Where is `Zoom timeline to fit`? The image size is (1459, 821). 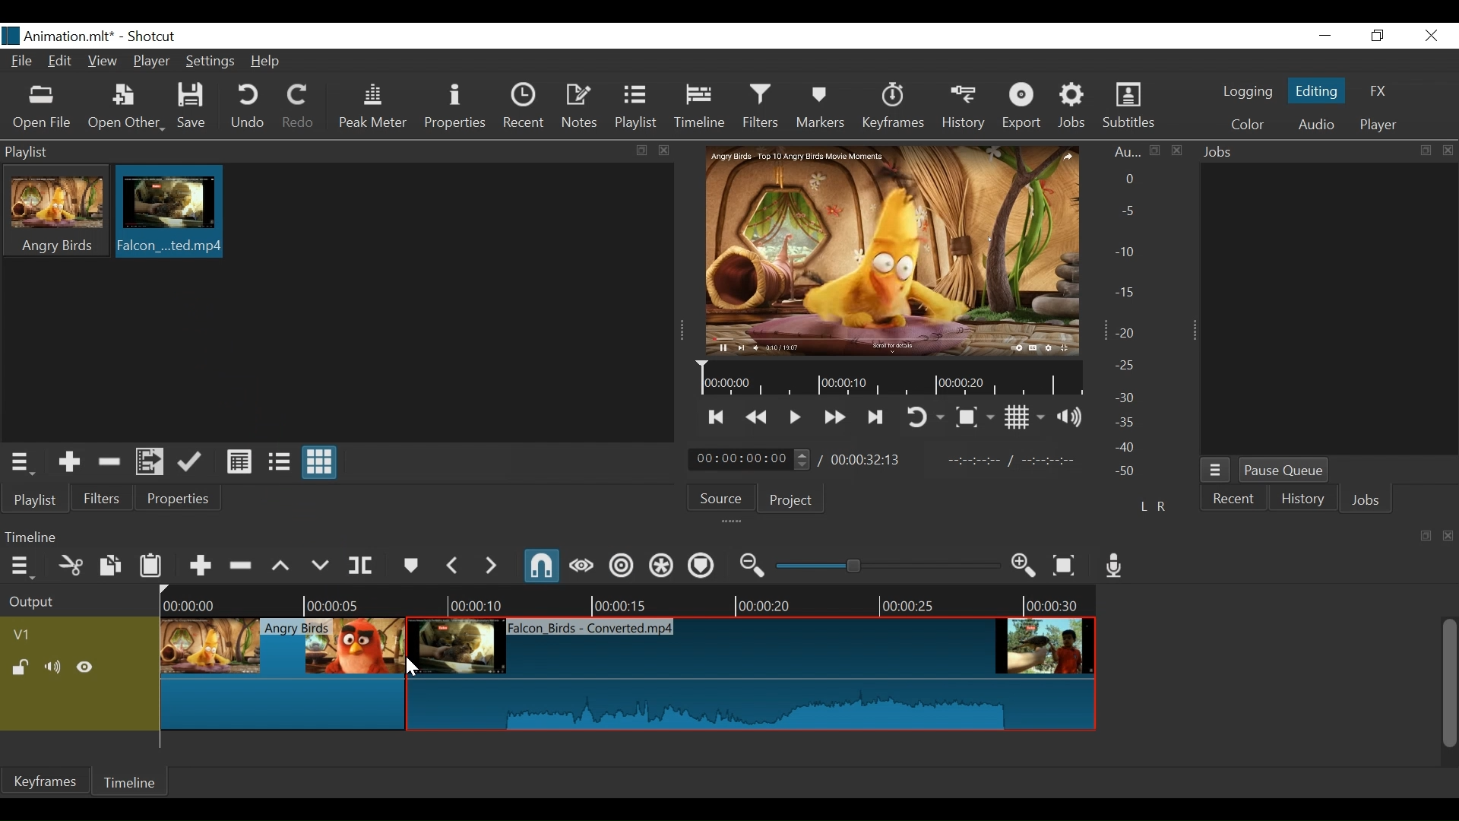 Zoom timeline to fit is located at coordinates (1066, 565).